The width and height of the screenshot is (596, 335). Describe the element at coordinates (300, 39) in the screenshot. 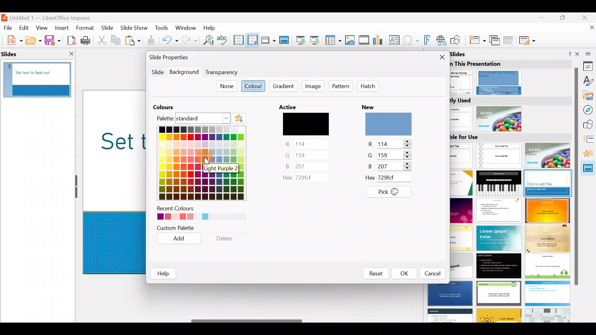

I see `Start from first slide` at that location.